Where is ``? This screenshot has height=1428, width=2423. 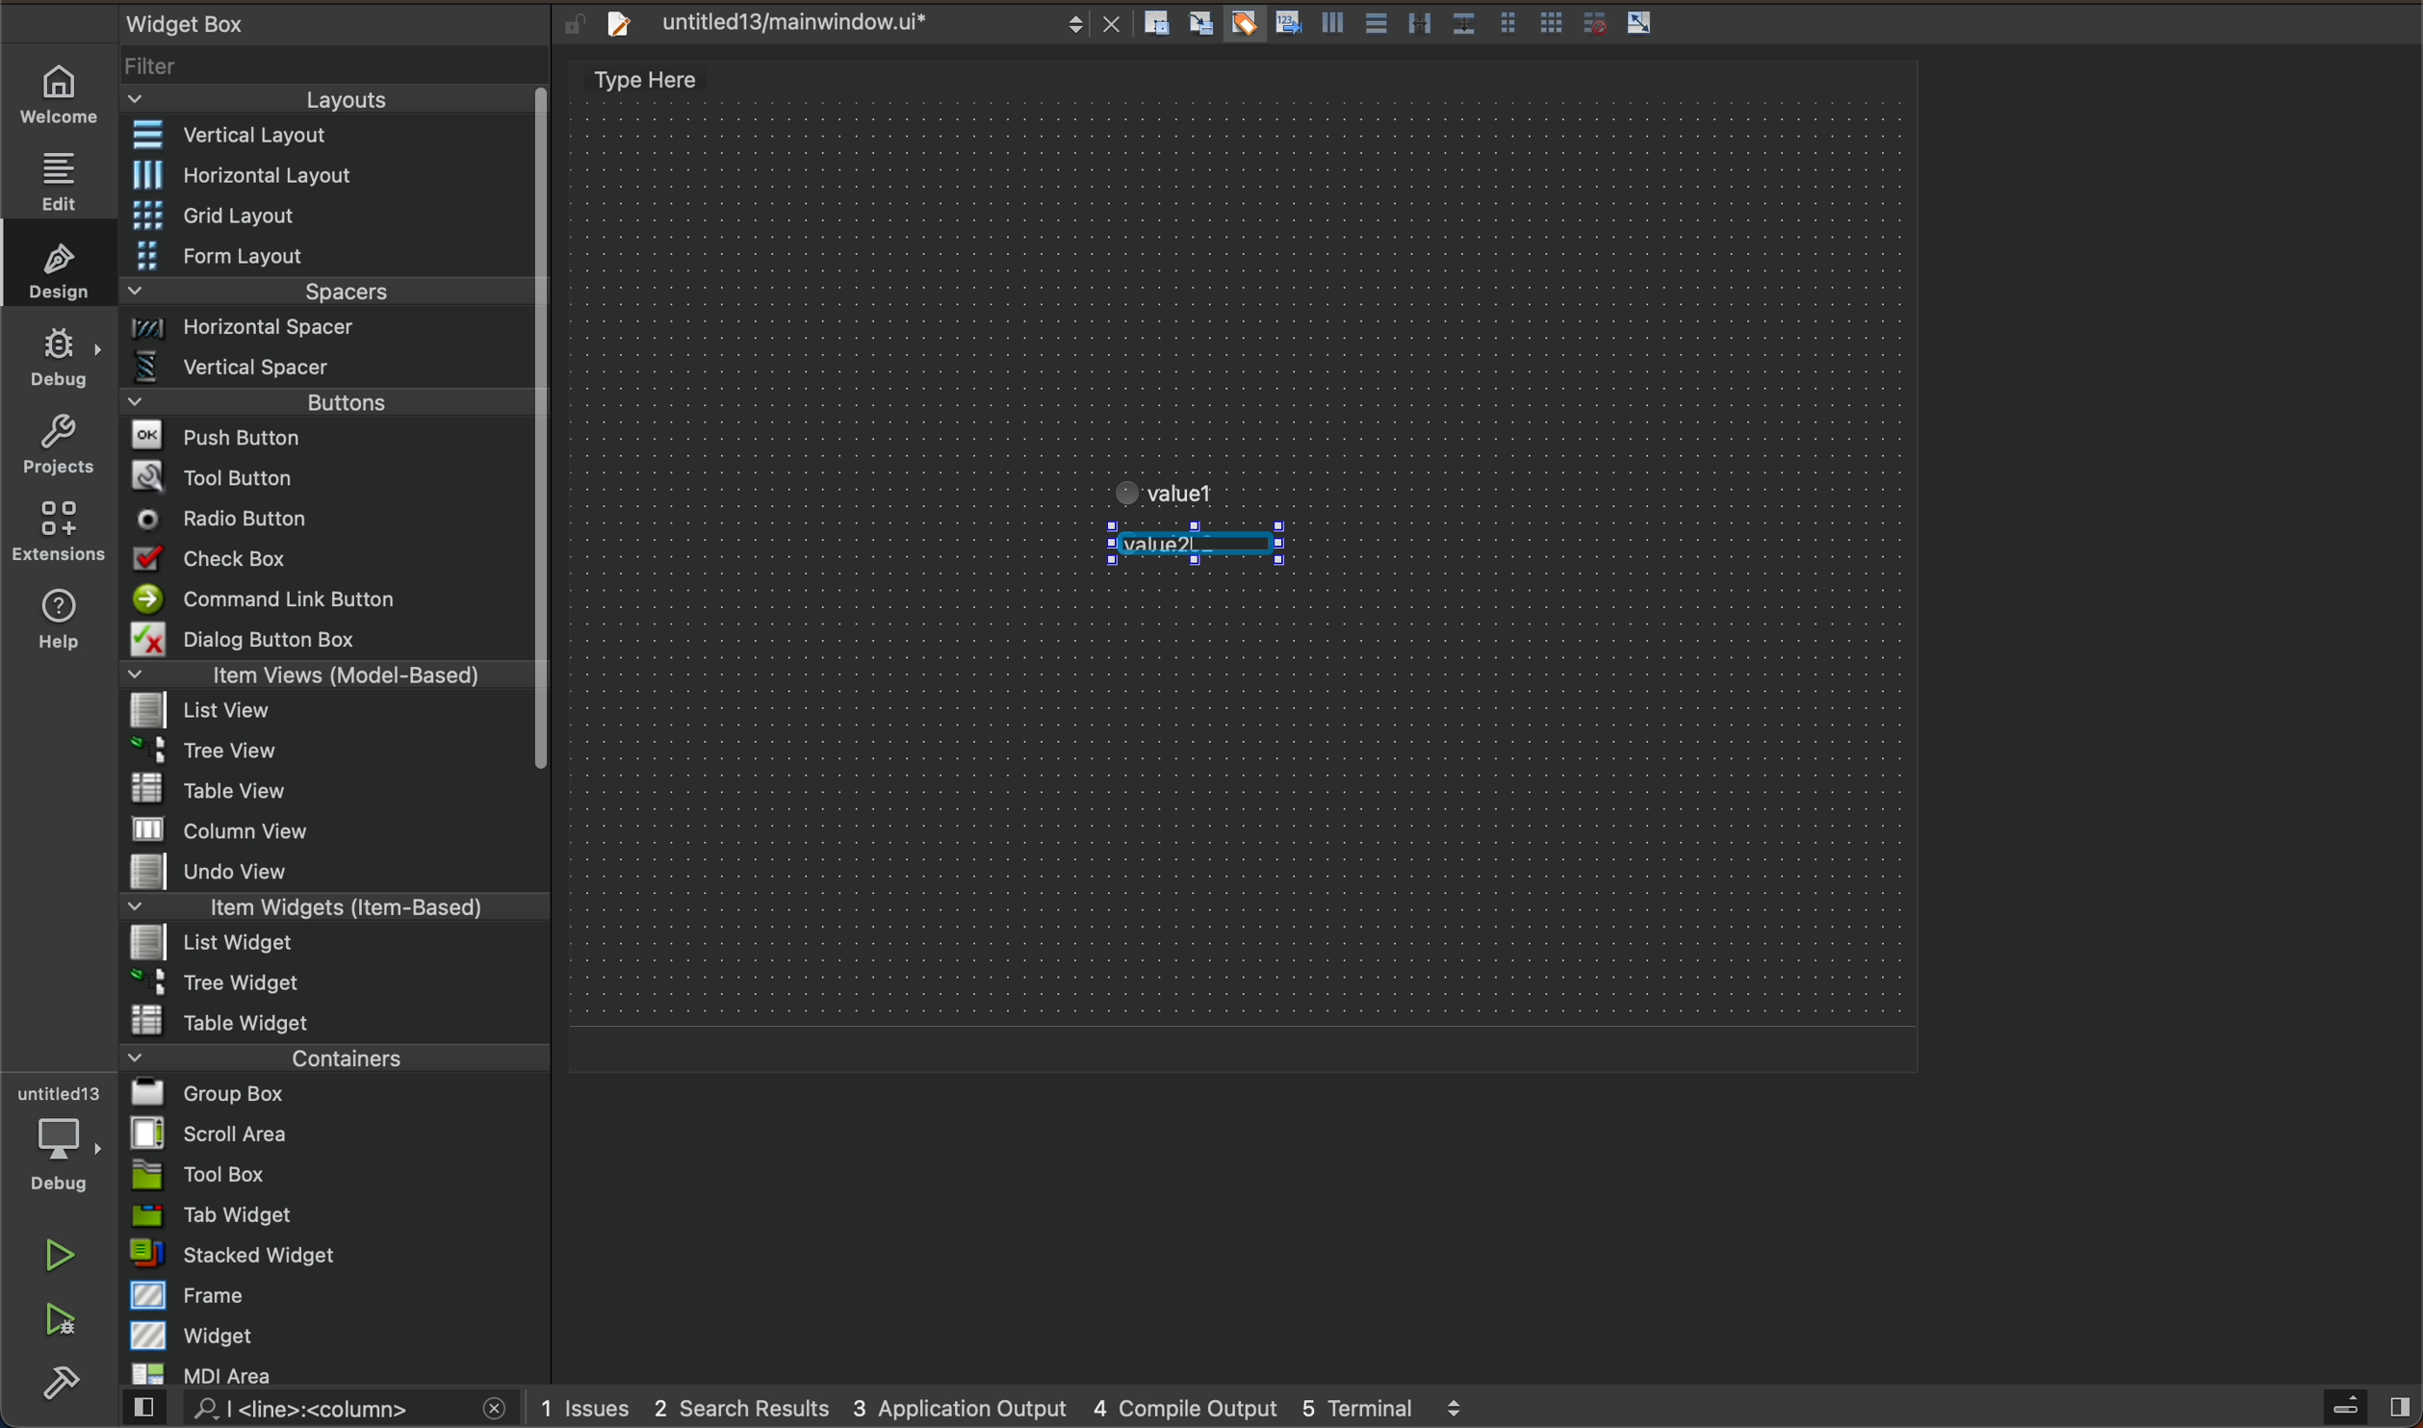
 is located at coordinates (329, 408).